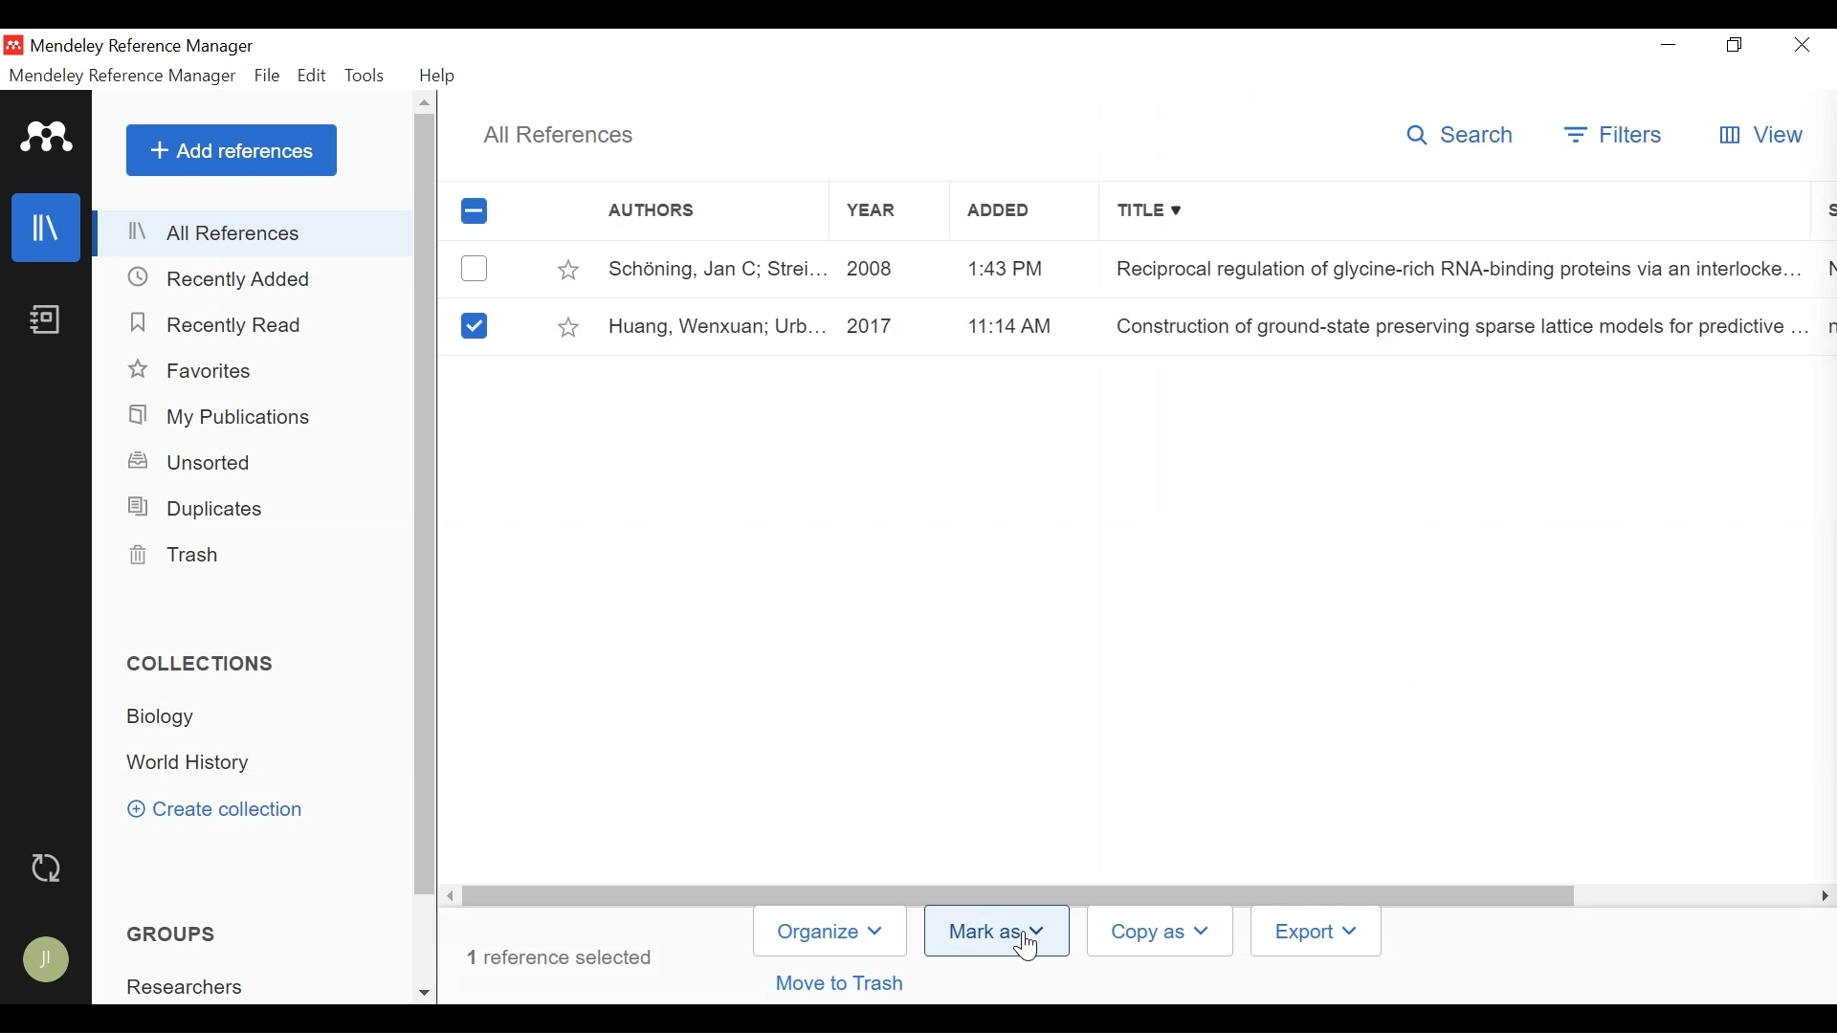 This screenshot has height=1033, width=1837. I want to click on Create Collection, so click(225, 810).